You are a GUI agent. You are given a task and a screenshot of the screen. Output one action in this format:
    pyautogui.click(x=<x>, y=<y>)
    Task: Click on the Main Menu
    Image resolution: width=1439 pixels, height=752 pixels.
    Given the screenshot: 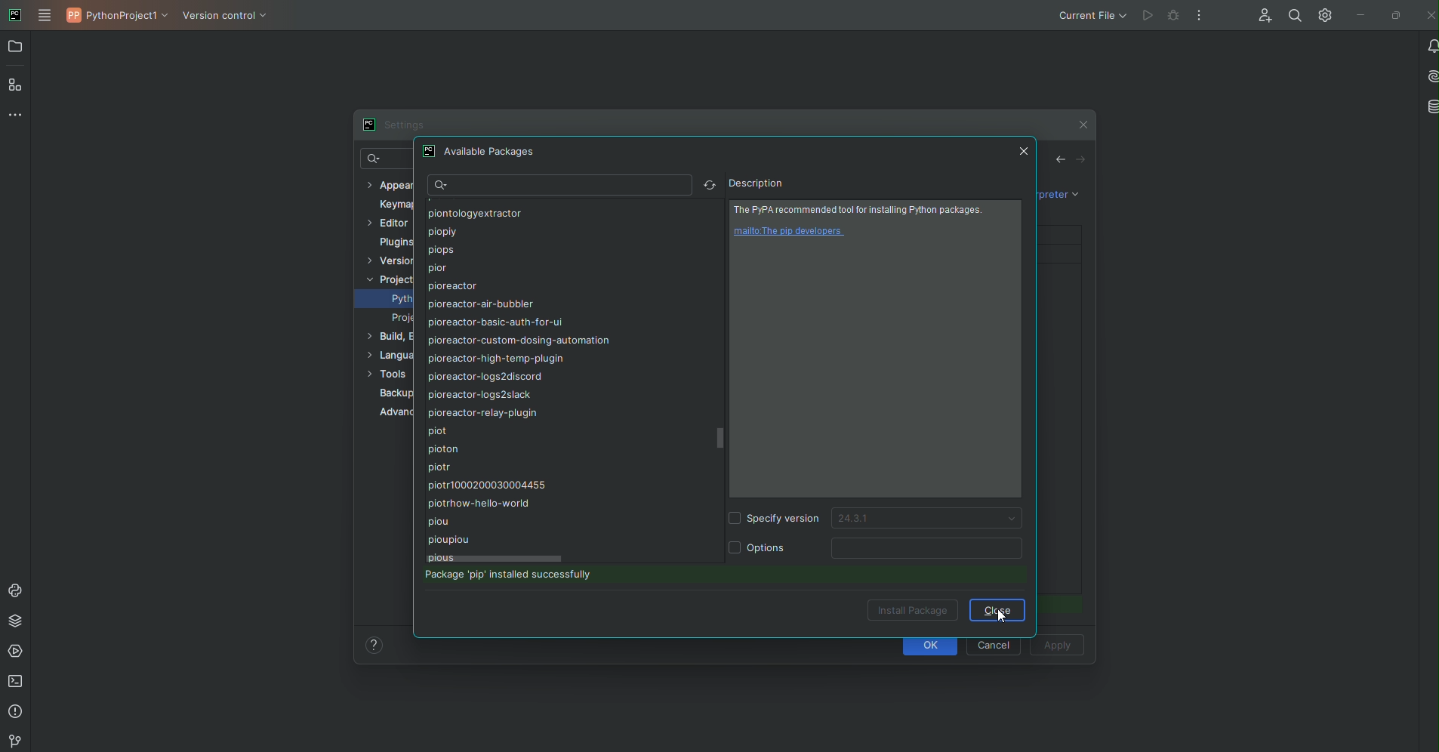 What is the action you would take?
    pyautogui.click(x=47, y=15)
    